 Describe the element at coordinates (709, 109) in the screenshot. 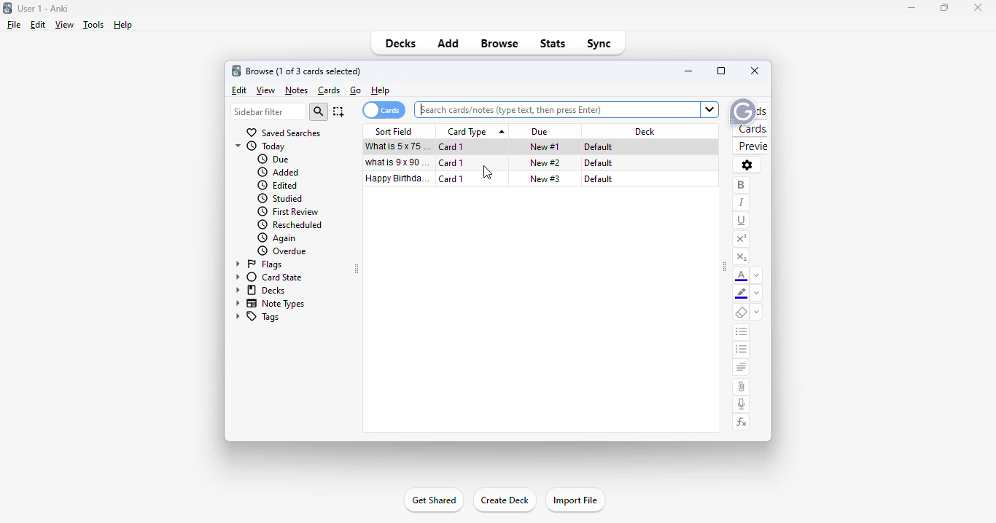

I see `Dropdown` at that location.